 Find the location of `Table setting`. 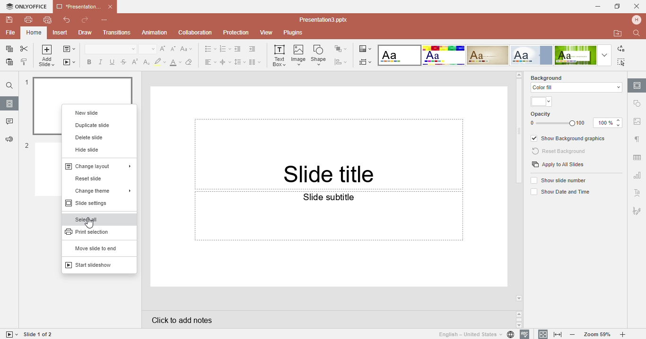

Table setting is located at coordinates (637, 156).